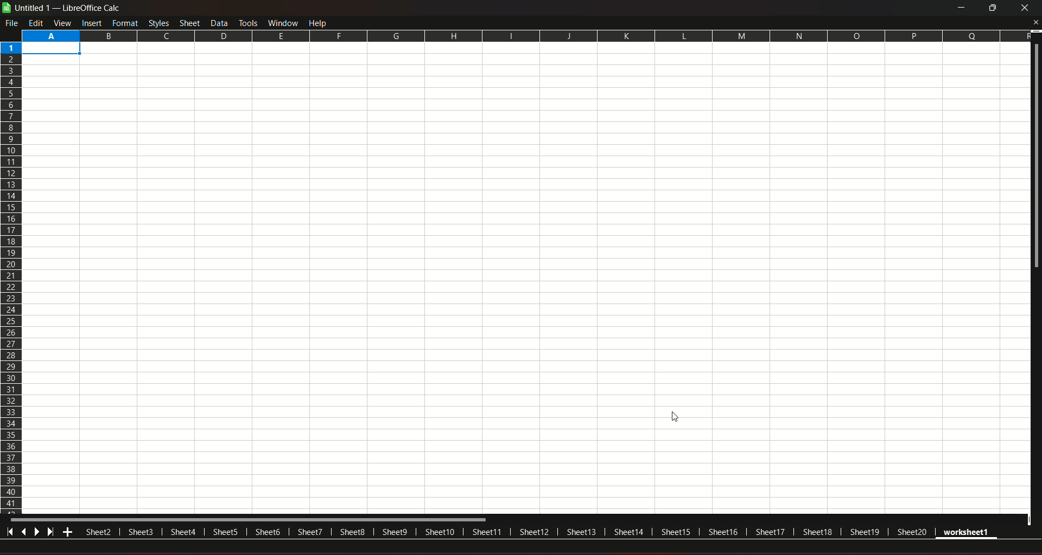 The width and height of the screenshot is (1042, 555). What do you see at coordinates (10, 533) in the screenshot?
I see `First sheet` at bounding box center [10, 533].